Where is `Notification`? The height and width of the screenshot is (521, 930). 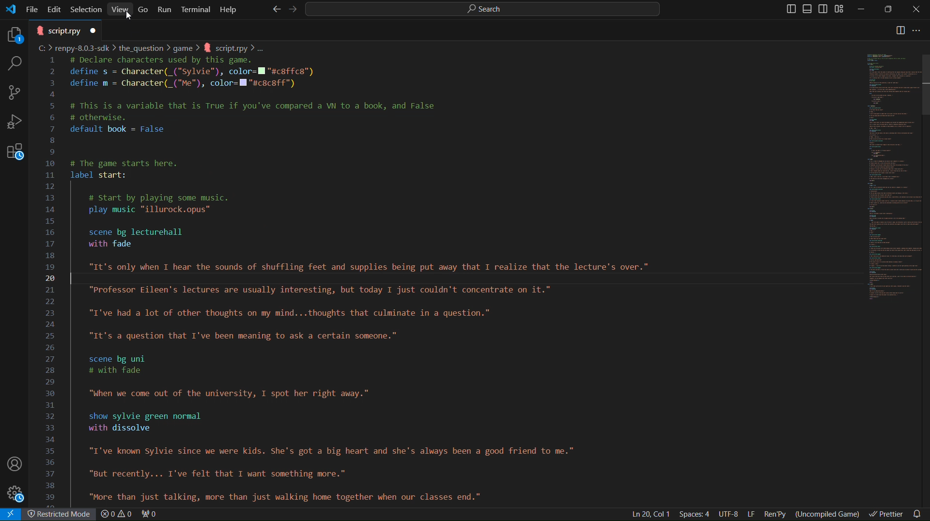
Notification is located at coordinates (919, 513).